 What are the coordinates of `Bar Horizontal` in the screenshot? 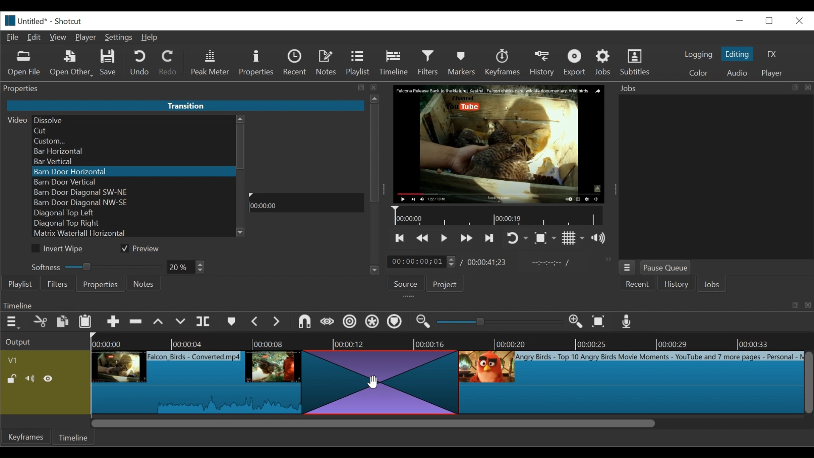 It's located at (132, 152).